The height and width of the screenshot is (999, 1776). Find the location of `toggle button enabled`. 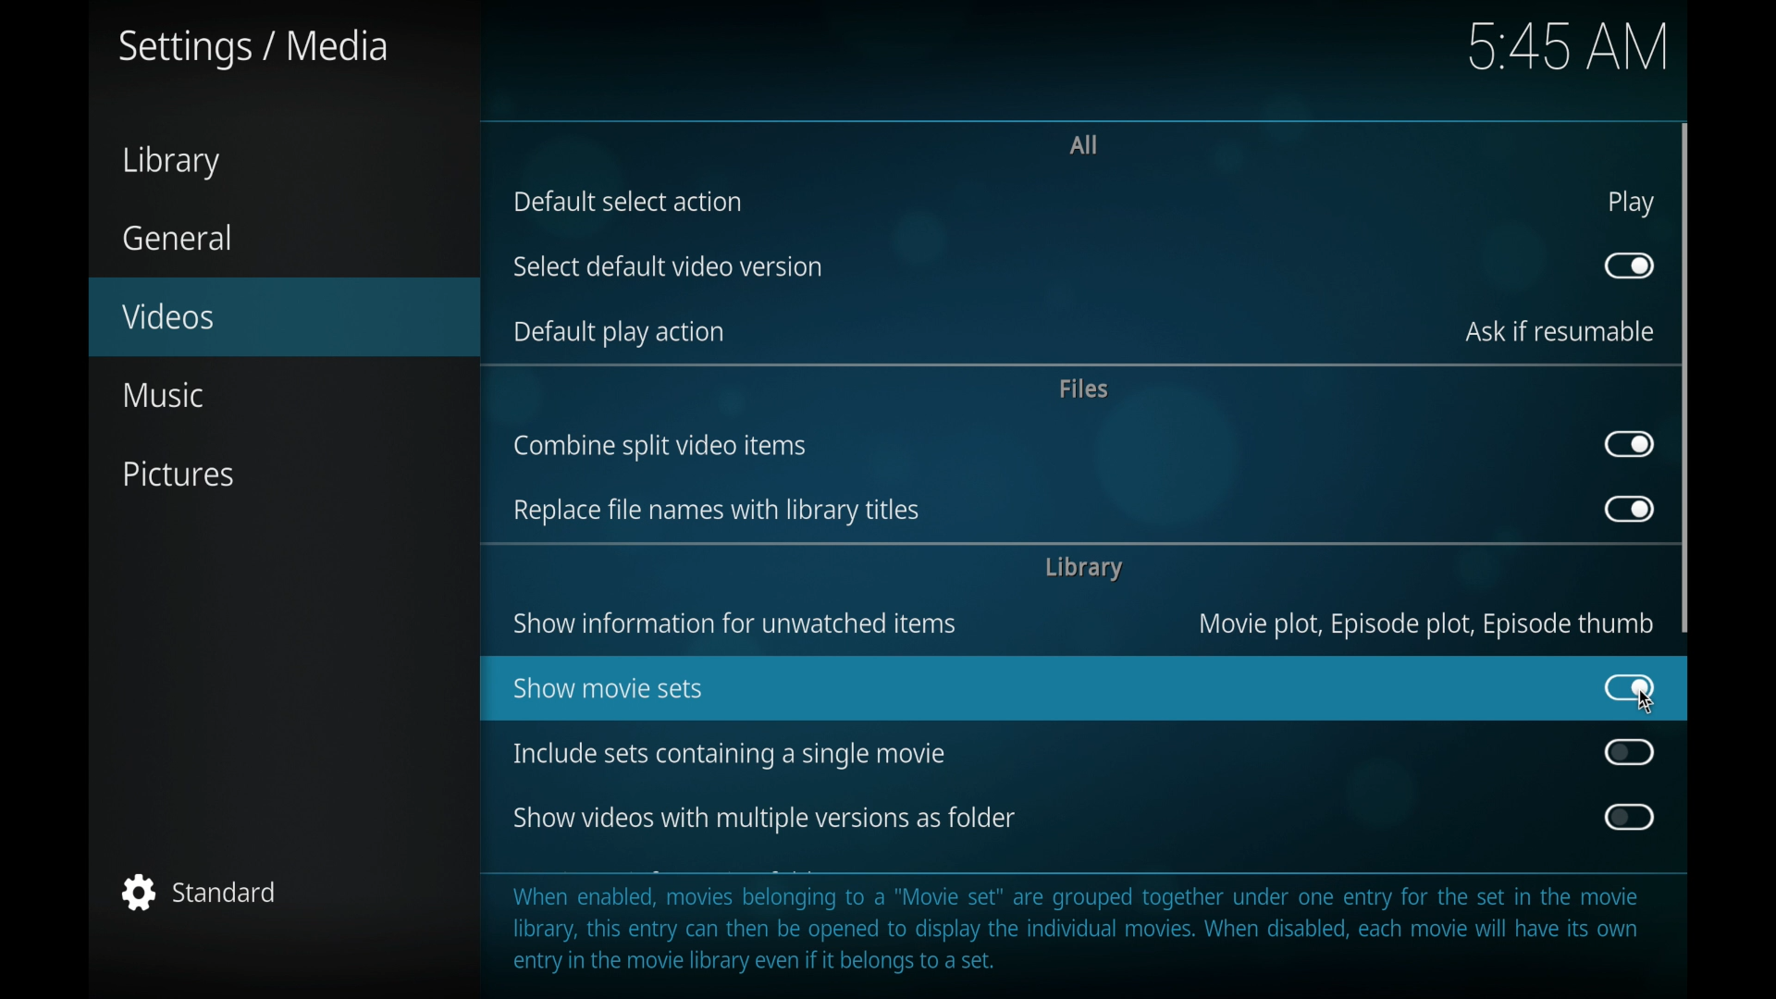

toggle button enabled is located at coordinates (1630, 687).